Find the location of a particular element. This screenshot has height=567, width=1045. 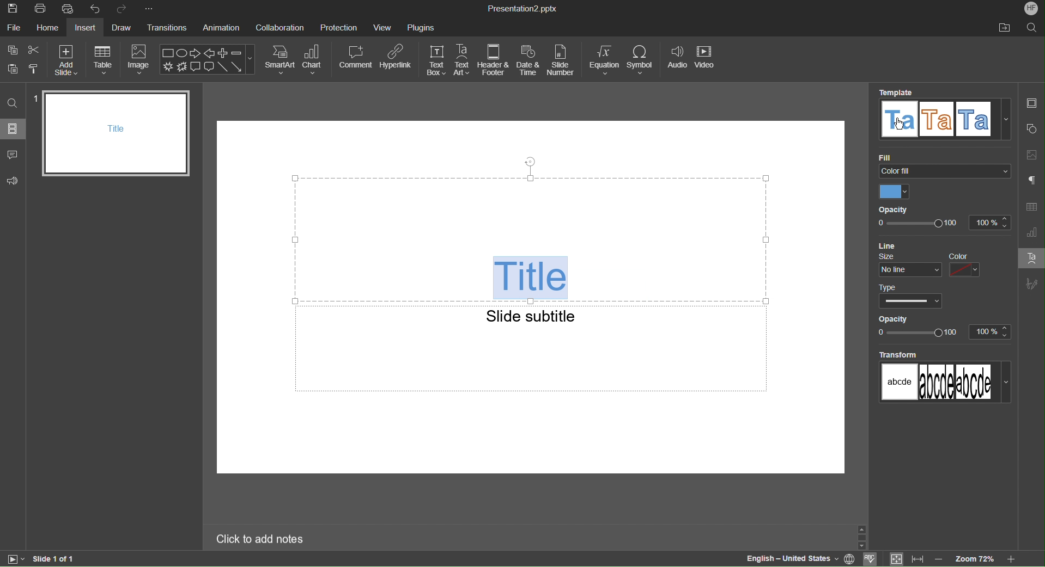

WordArt Title is located at coordinates (527, 278).